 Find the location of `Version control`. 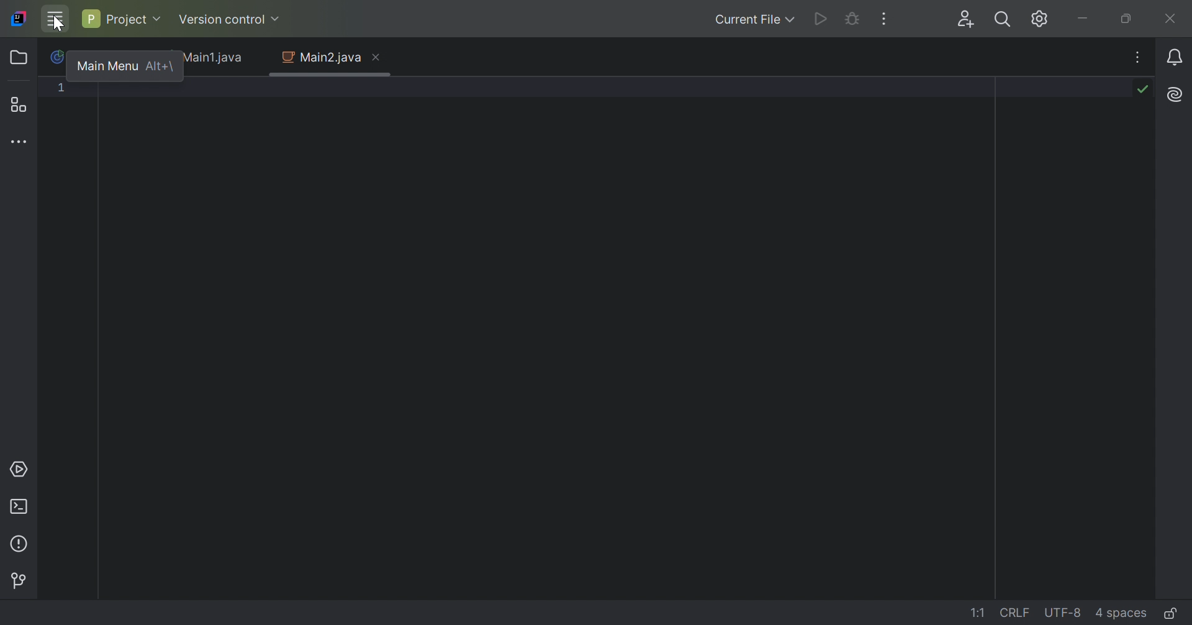

Version control is located at coordinates (230, 18).